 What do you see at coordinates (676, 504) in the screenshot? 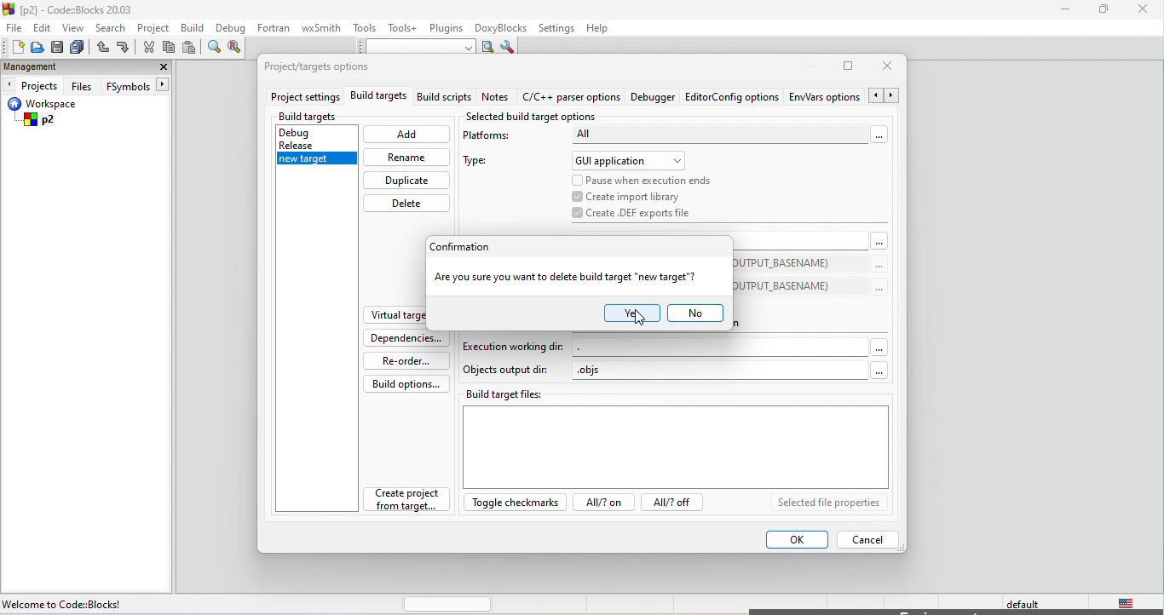
I see `all? off` at bounding box center [676, 504].